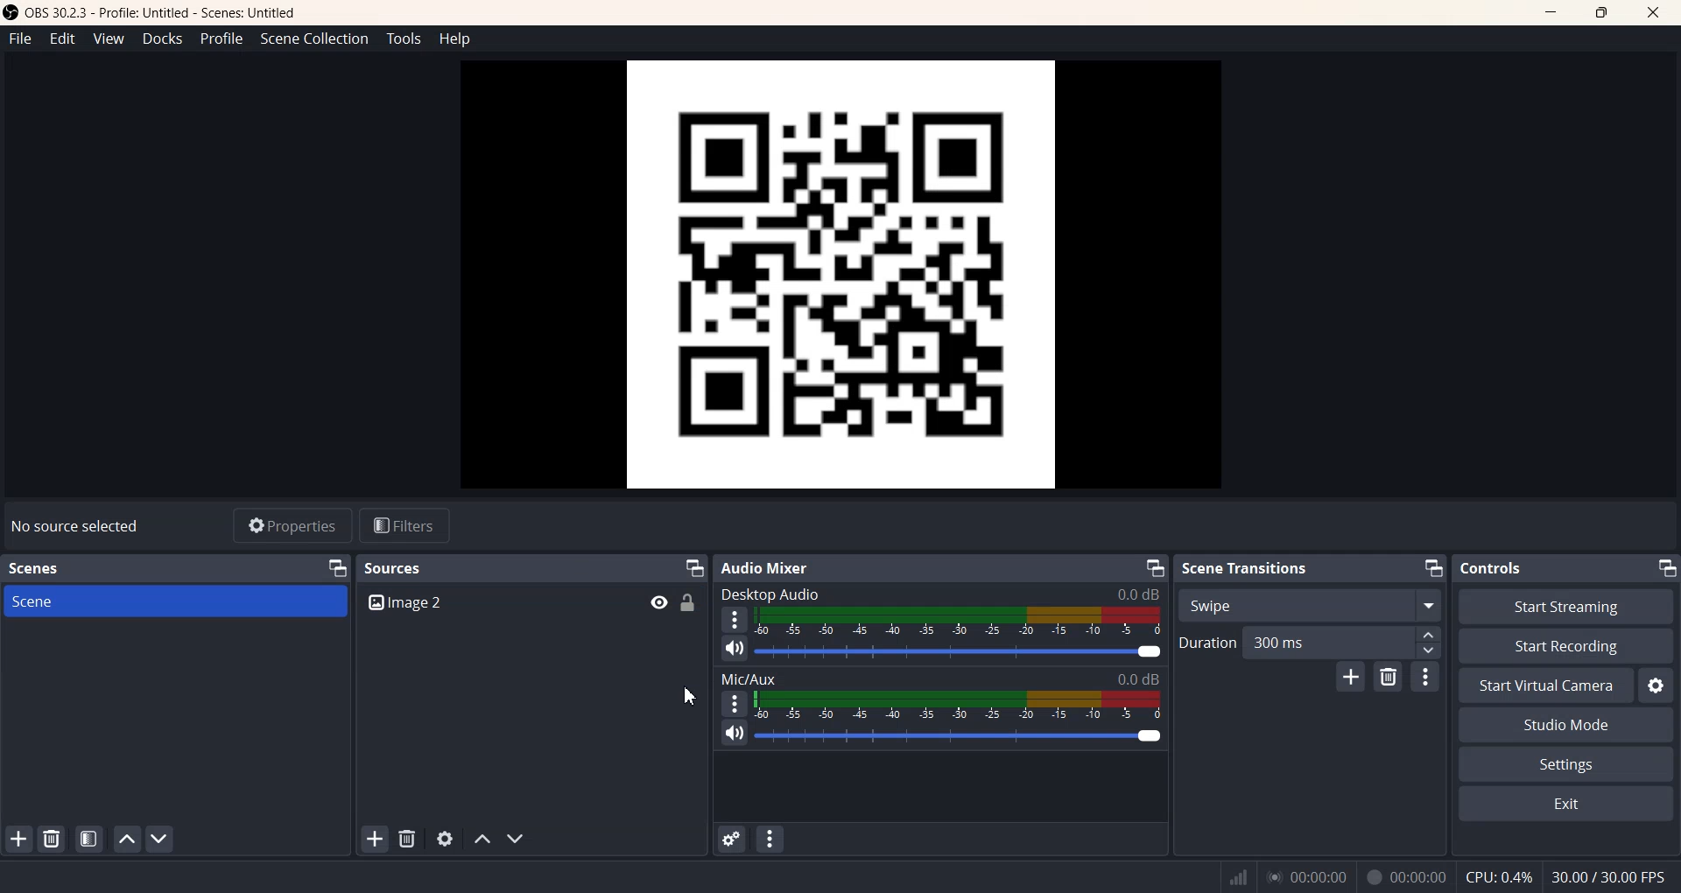 The width and height of the screenshot is (1681, 893). What do you see at coordinates (78, 527) in the screenshot?
I see `No Source selected` at bounding box center [78, 527].